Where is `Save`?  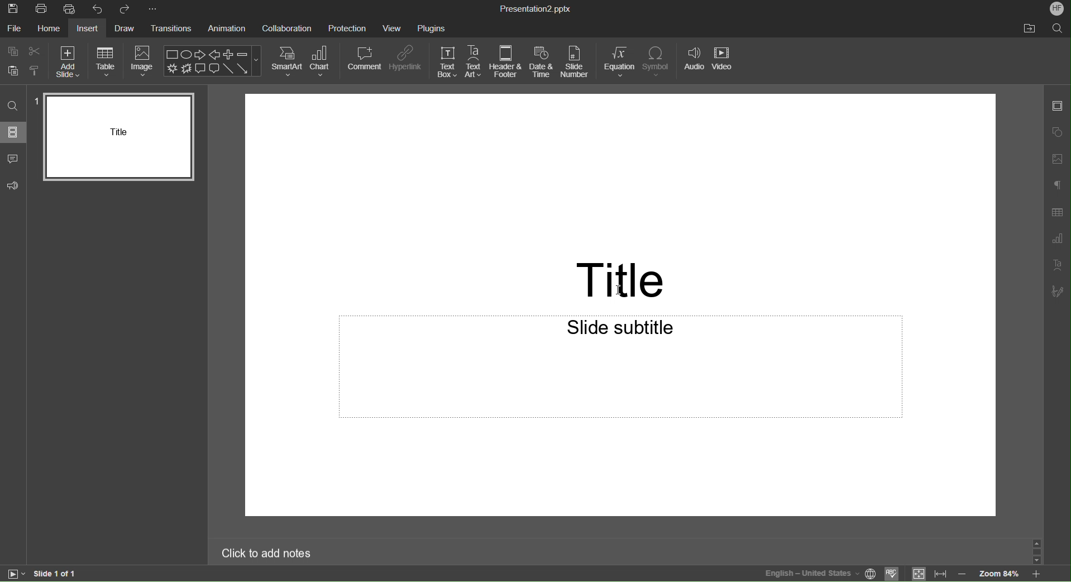
Save is located at coordinates (14, 9).